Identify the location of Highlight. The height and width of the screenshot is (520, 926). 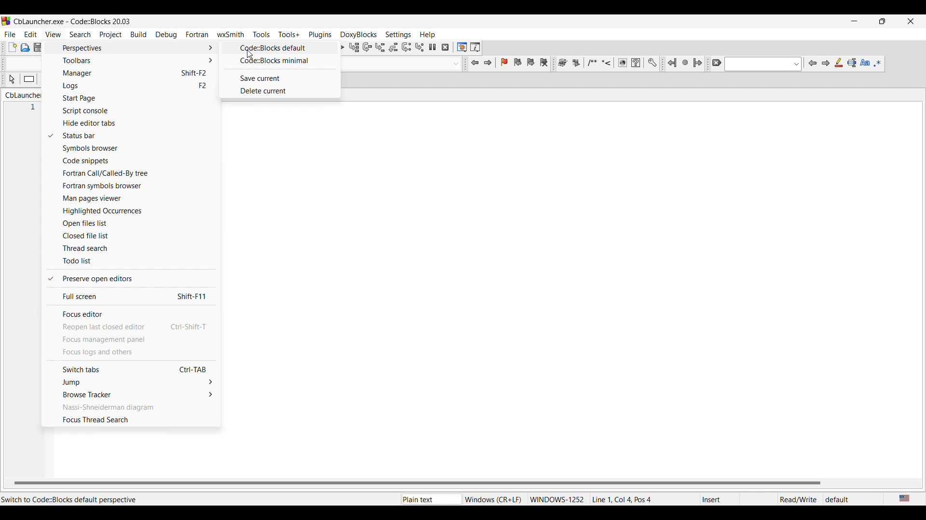
(839, 63).